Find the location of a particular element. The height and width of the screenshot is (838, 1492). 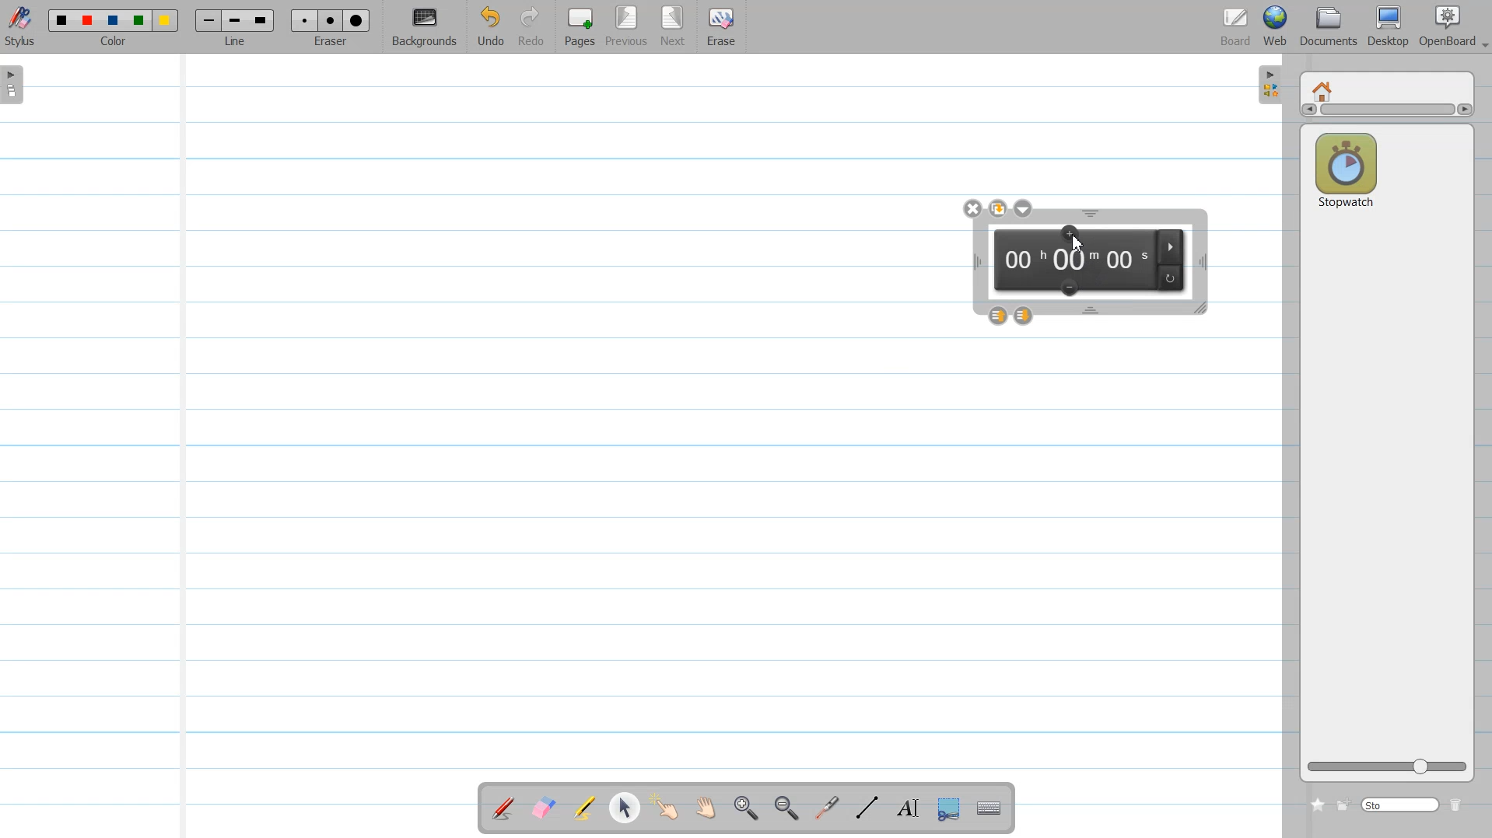

Select and modify object is located at coordinates (624, 808).